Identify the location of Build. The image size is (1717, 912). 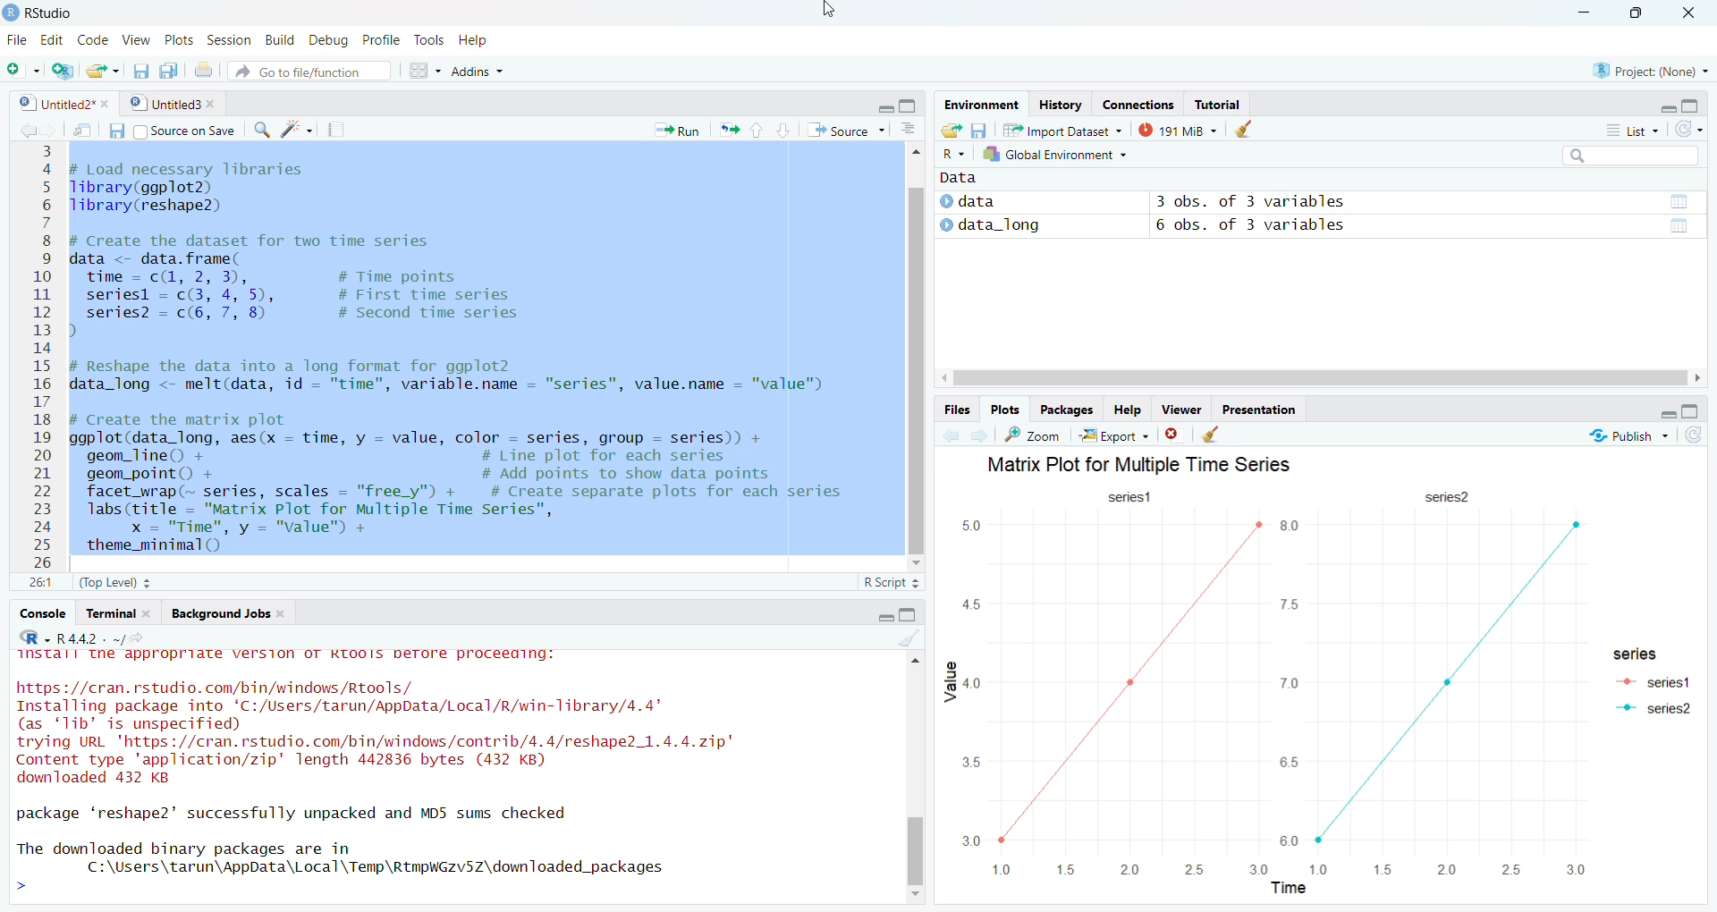
(278, 39).